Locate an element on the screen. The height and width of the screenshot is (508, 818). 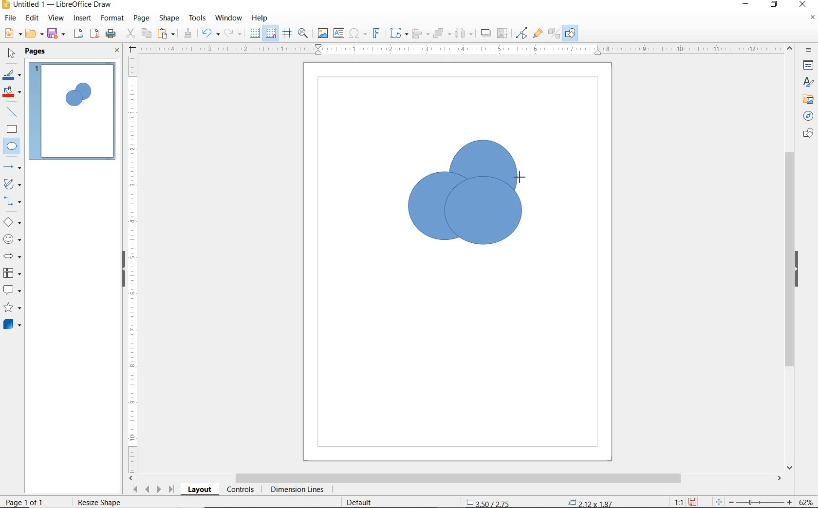
SHADOW is located at coordinates (486, 34).